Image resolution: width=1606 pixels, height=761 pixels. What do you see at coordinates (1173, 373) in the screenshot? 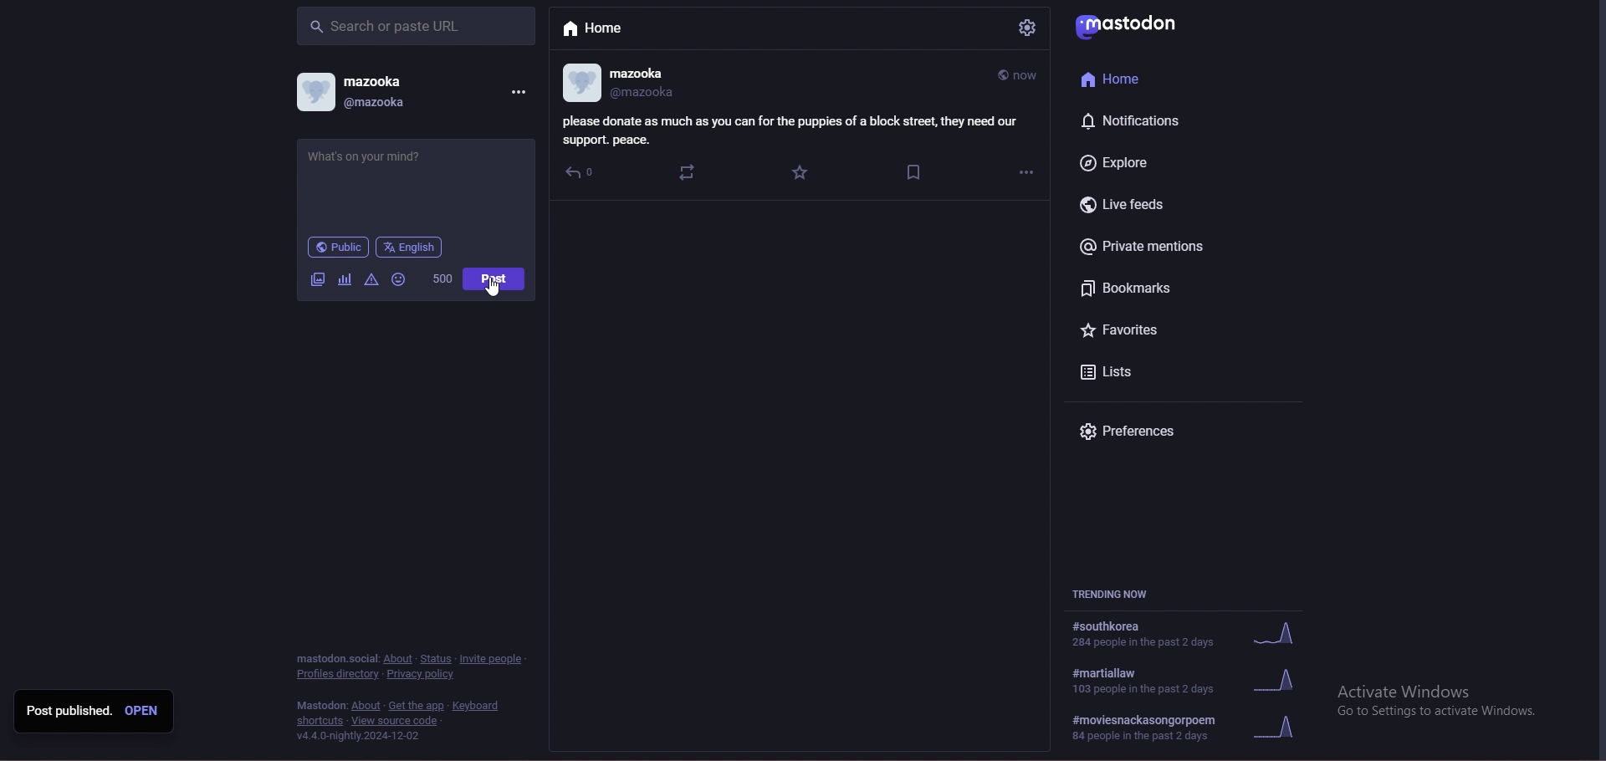
I see `lists` at bounding box center [1173, 373].